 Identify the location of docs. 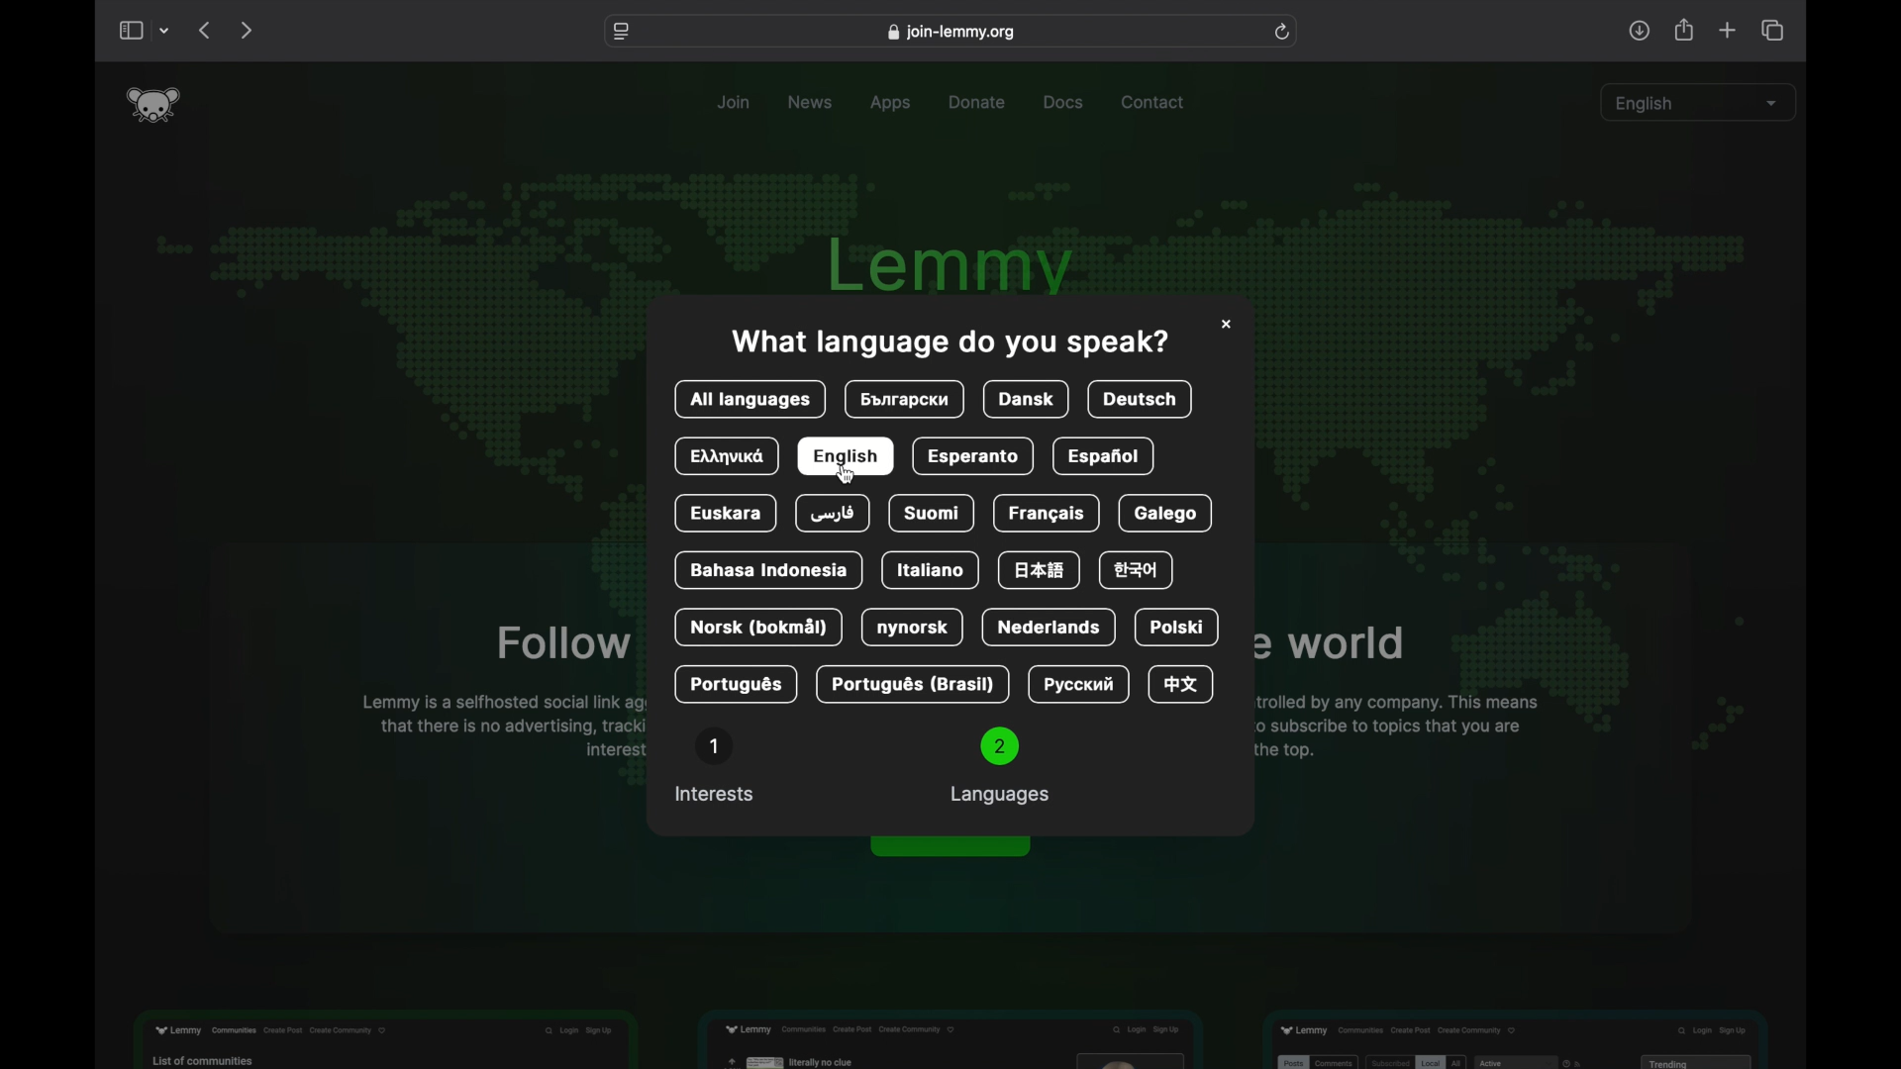
(1062, 102).